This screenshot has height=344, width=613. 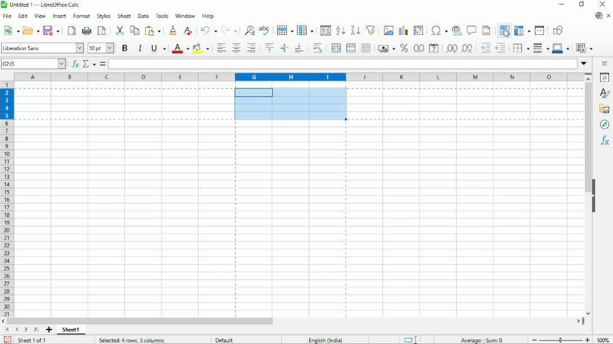 I want to click on Tools, so click(x=163, y=16).